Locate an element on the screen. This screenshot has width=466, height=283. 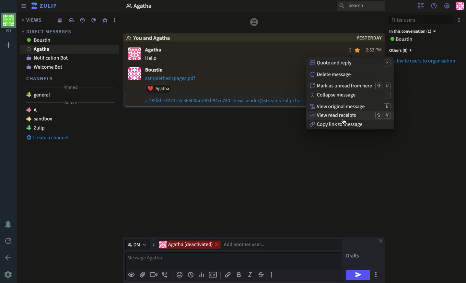
pointer is located at coordinates (344, 122).